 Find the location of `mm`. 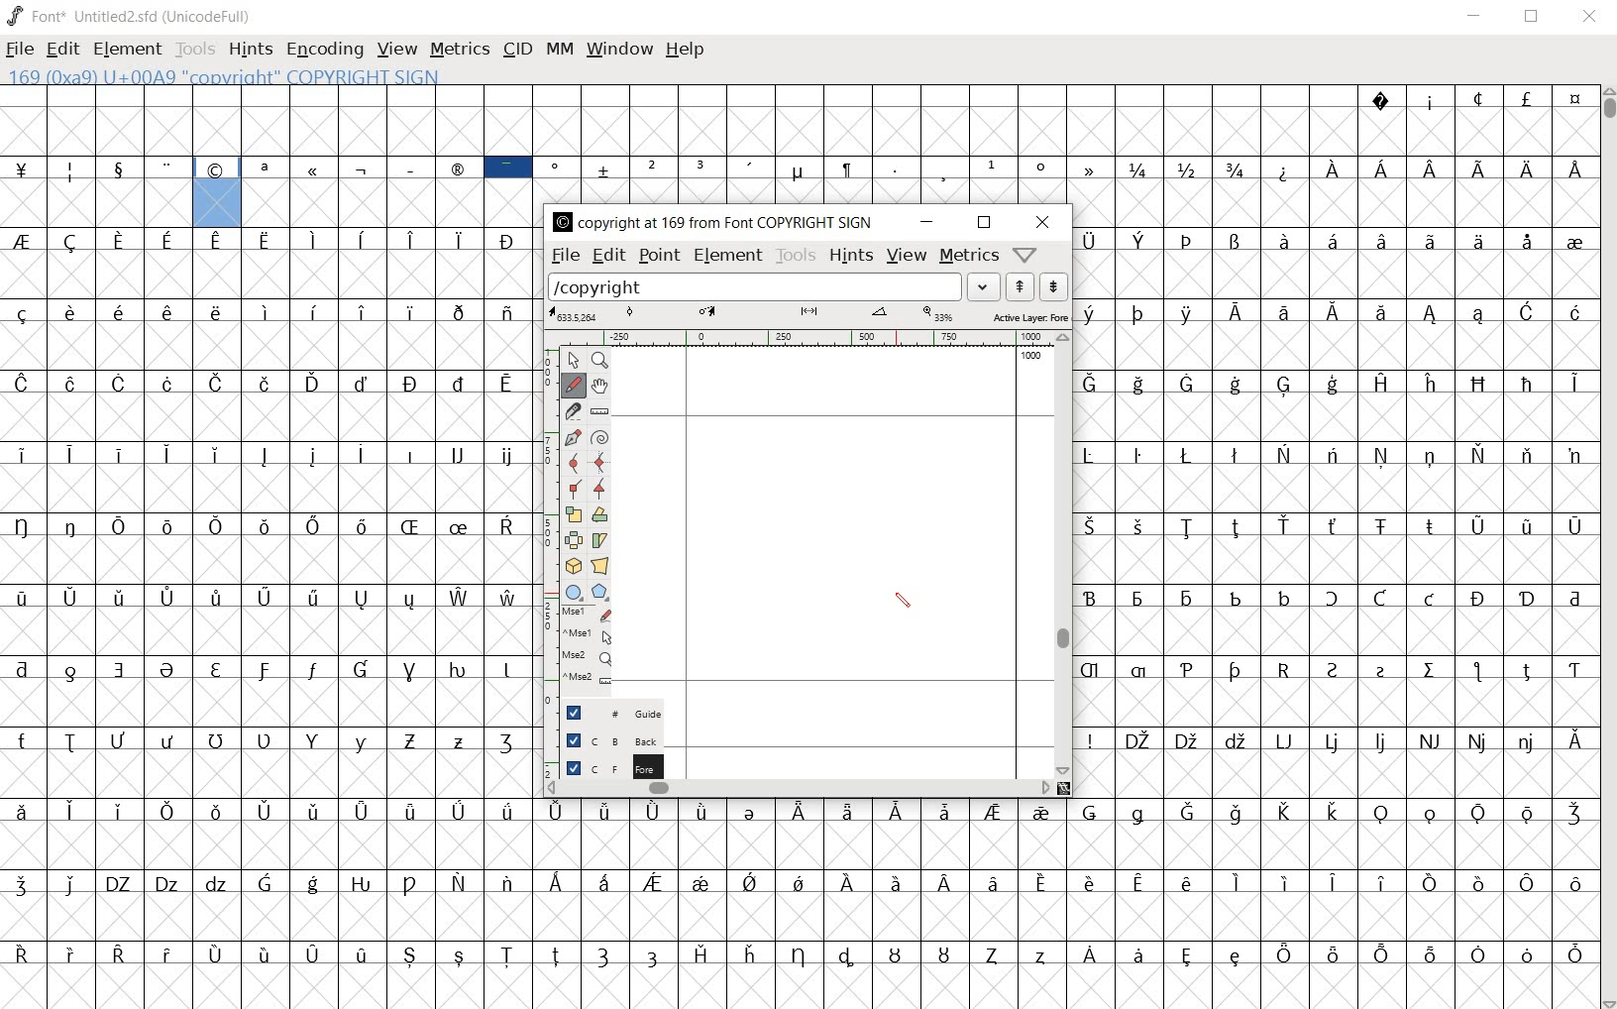

mm is located at coordinates (558, 47).